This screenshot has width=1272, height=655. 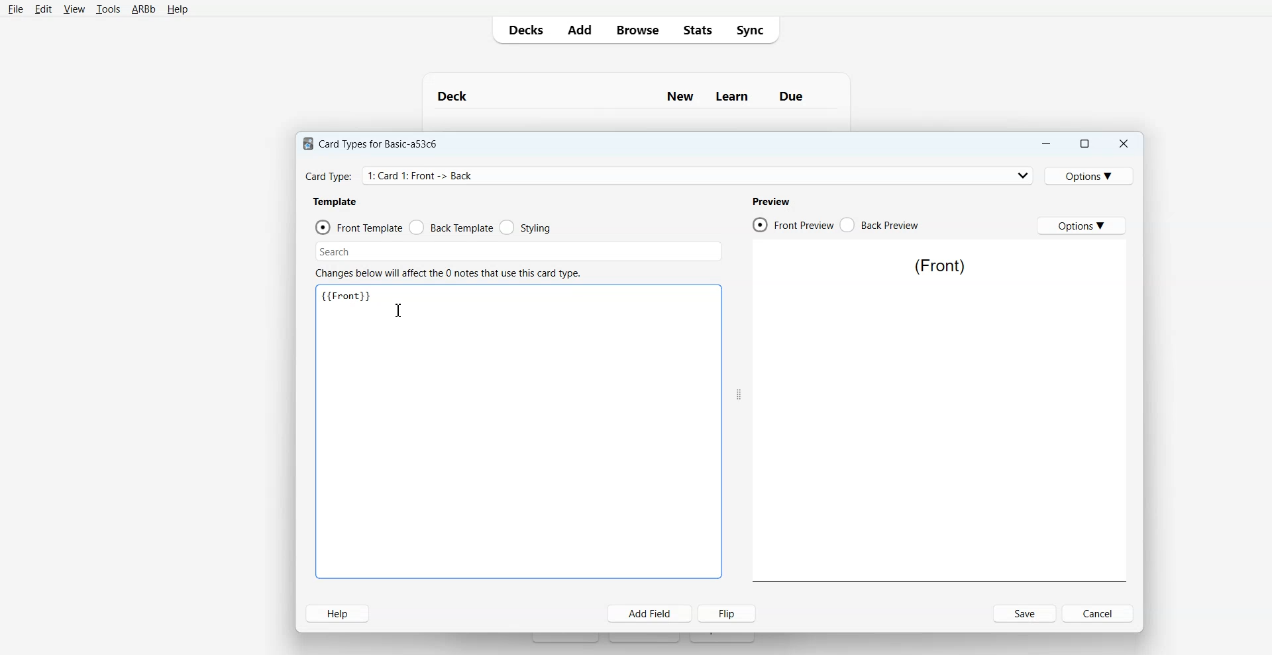 What do you see at coordinates (696, 29) in the screenshot?
I see `Stats` at bounding box center [696, 29].